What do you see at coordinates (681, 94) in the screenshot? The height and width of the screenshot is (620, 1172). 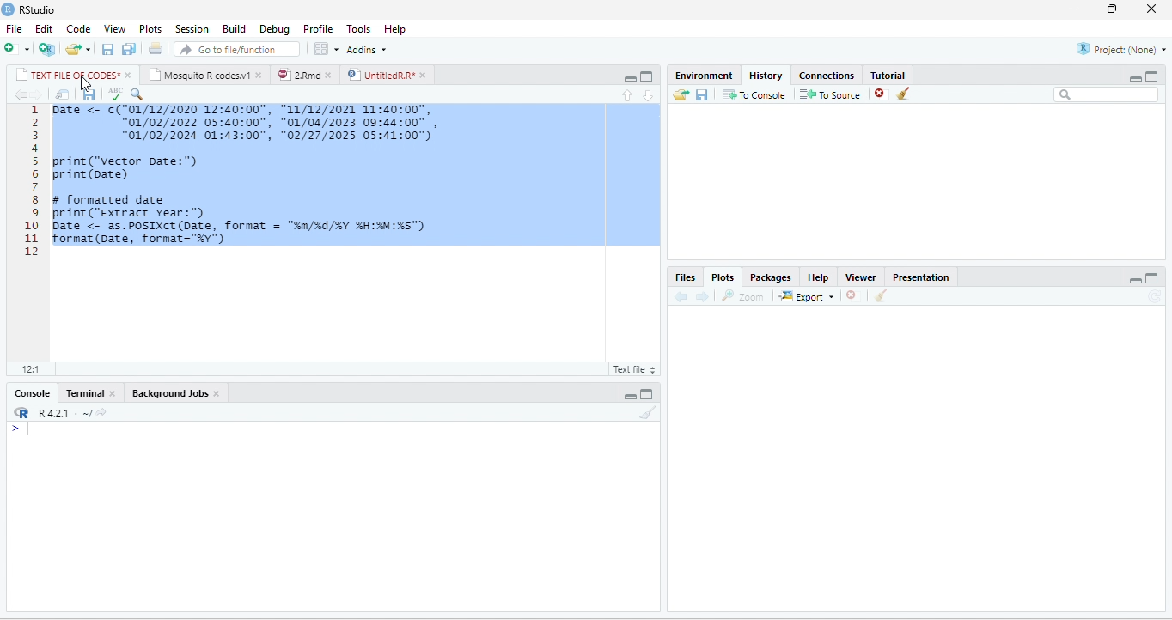 I see `open folder` at bounding box center [681, 94].